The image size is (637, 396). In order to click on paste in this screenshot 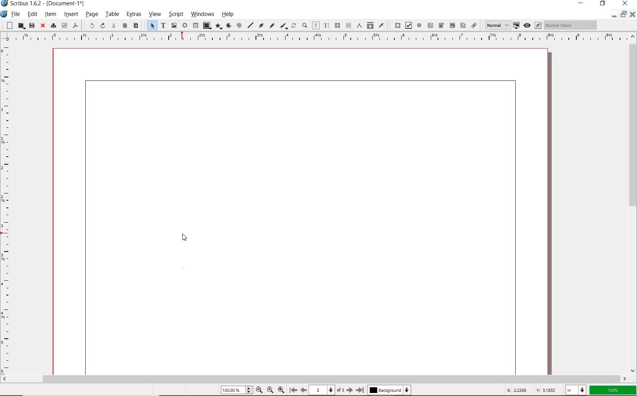, I will do `click(135, 26)`.